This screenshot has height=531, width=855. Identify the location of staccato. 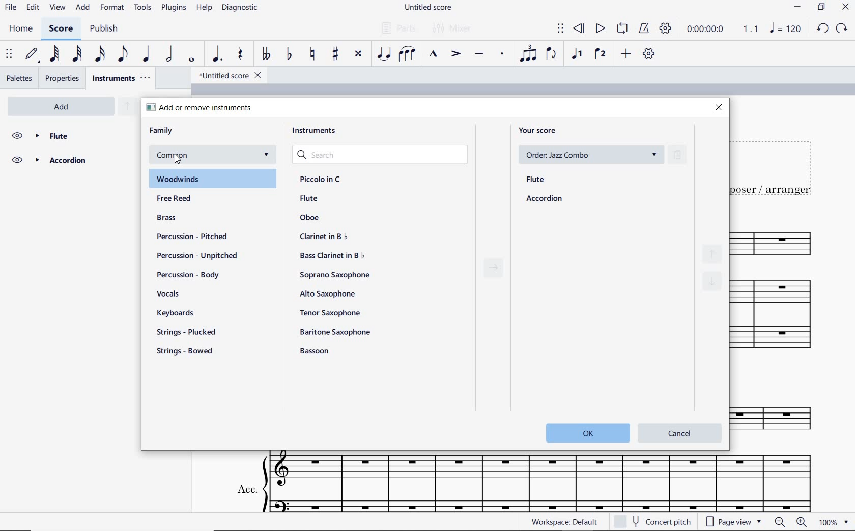
(502, 54).